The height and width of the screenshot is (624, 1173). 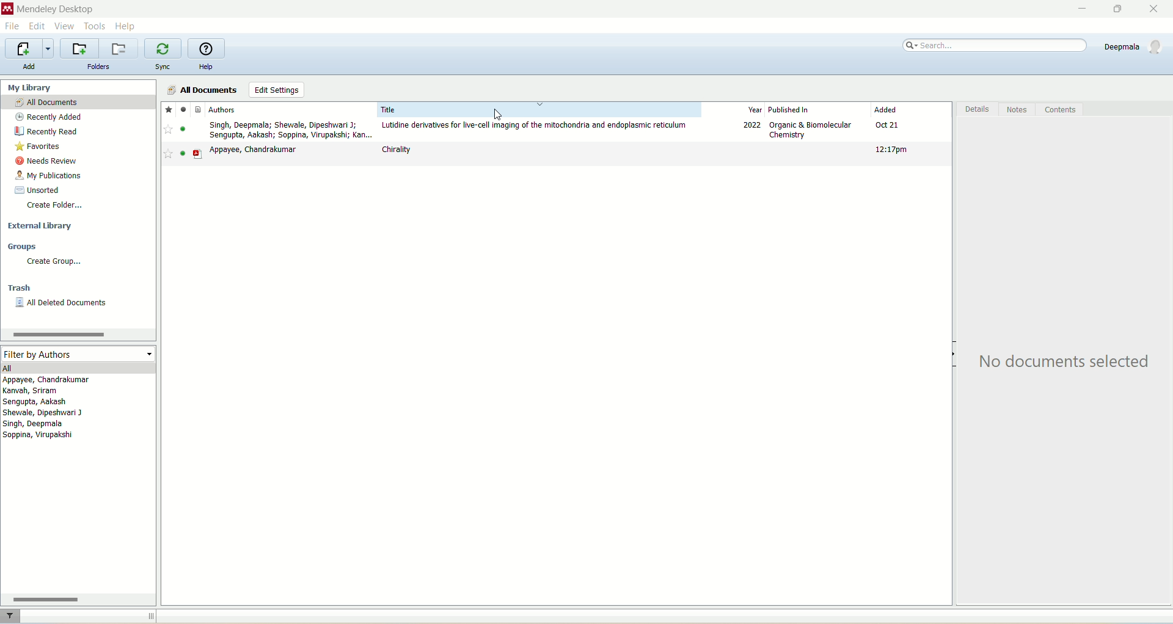 What do you see at coordinates (205, 67) in the screenshot?
I see `help` at bounding box center [205, 67].